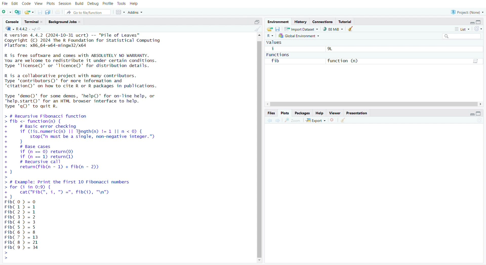  I want to click on zoom, so click(293, 121).